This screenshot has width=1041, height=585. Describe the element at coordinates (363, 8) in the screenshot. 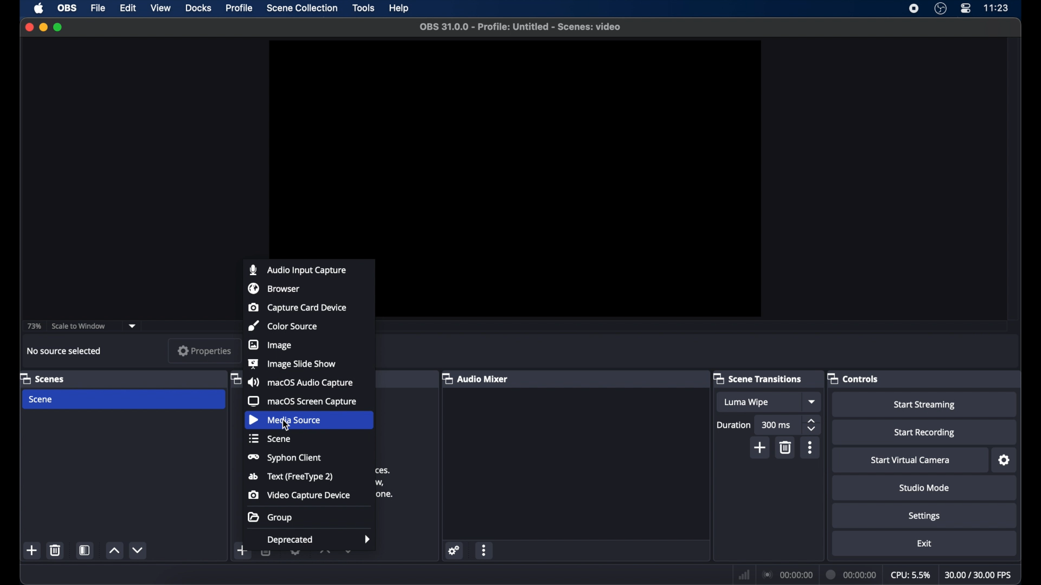

I see `tools` at that location.